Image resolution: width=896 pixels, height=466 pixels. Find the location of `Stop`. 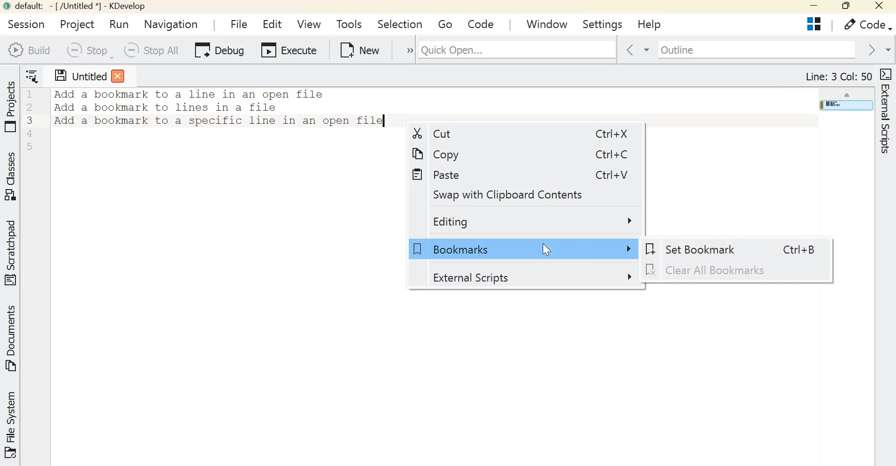

Stop is located at coordinates (88, 50).